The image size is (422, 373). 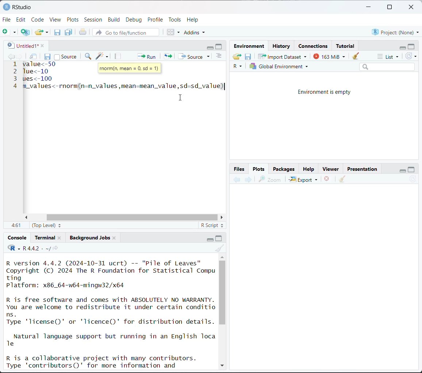 I want to click on Environment, so click(x=250, y=46).